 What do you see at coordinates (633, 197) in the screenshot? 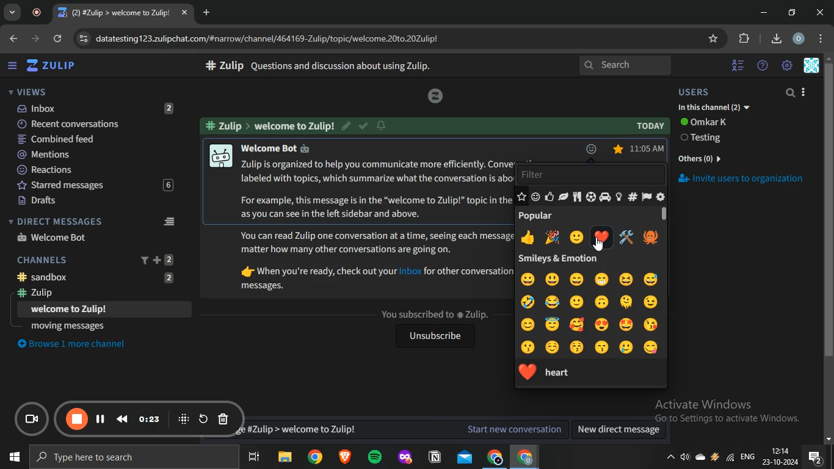
I see `symbols` at bounding box center [633, 197].